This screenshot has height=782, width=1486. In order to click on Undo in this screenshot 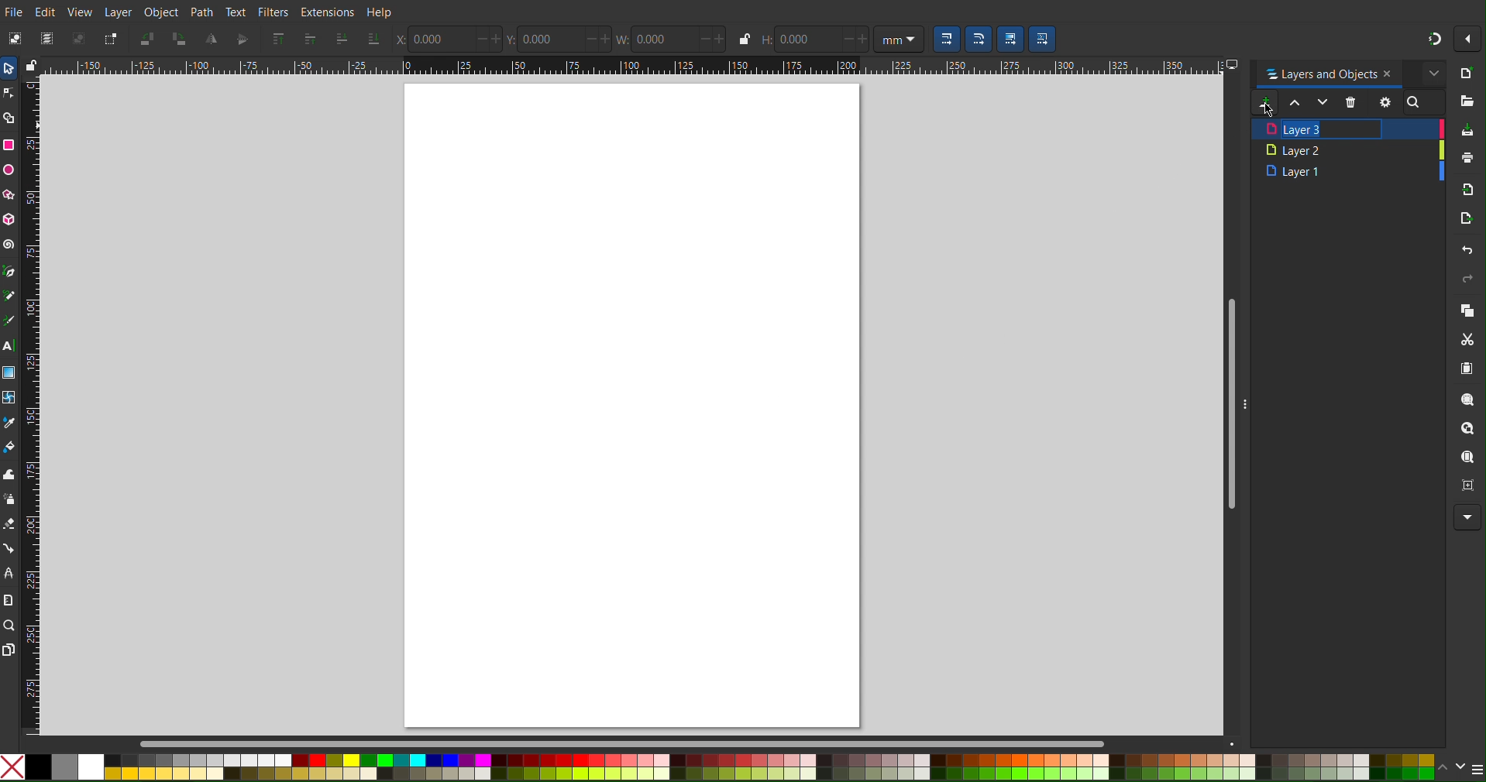, I will do `click(1464, 252)`.